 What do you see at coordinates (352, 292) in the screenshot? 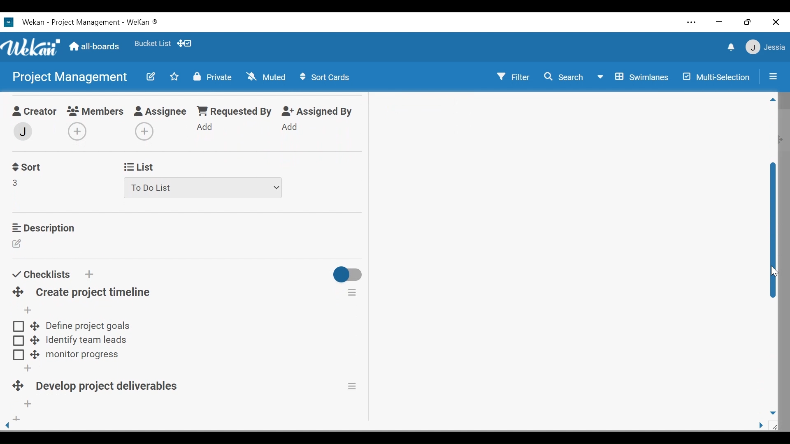
I see `checklist actions` at bounding box center [352, 292].